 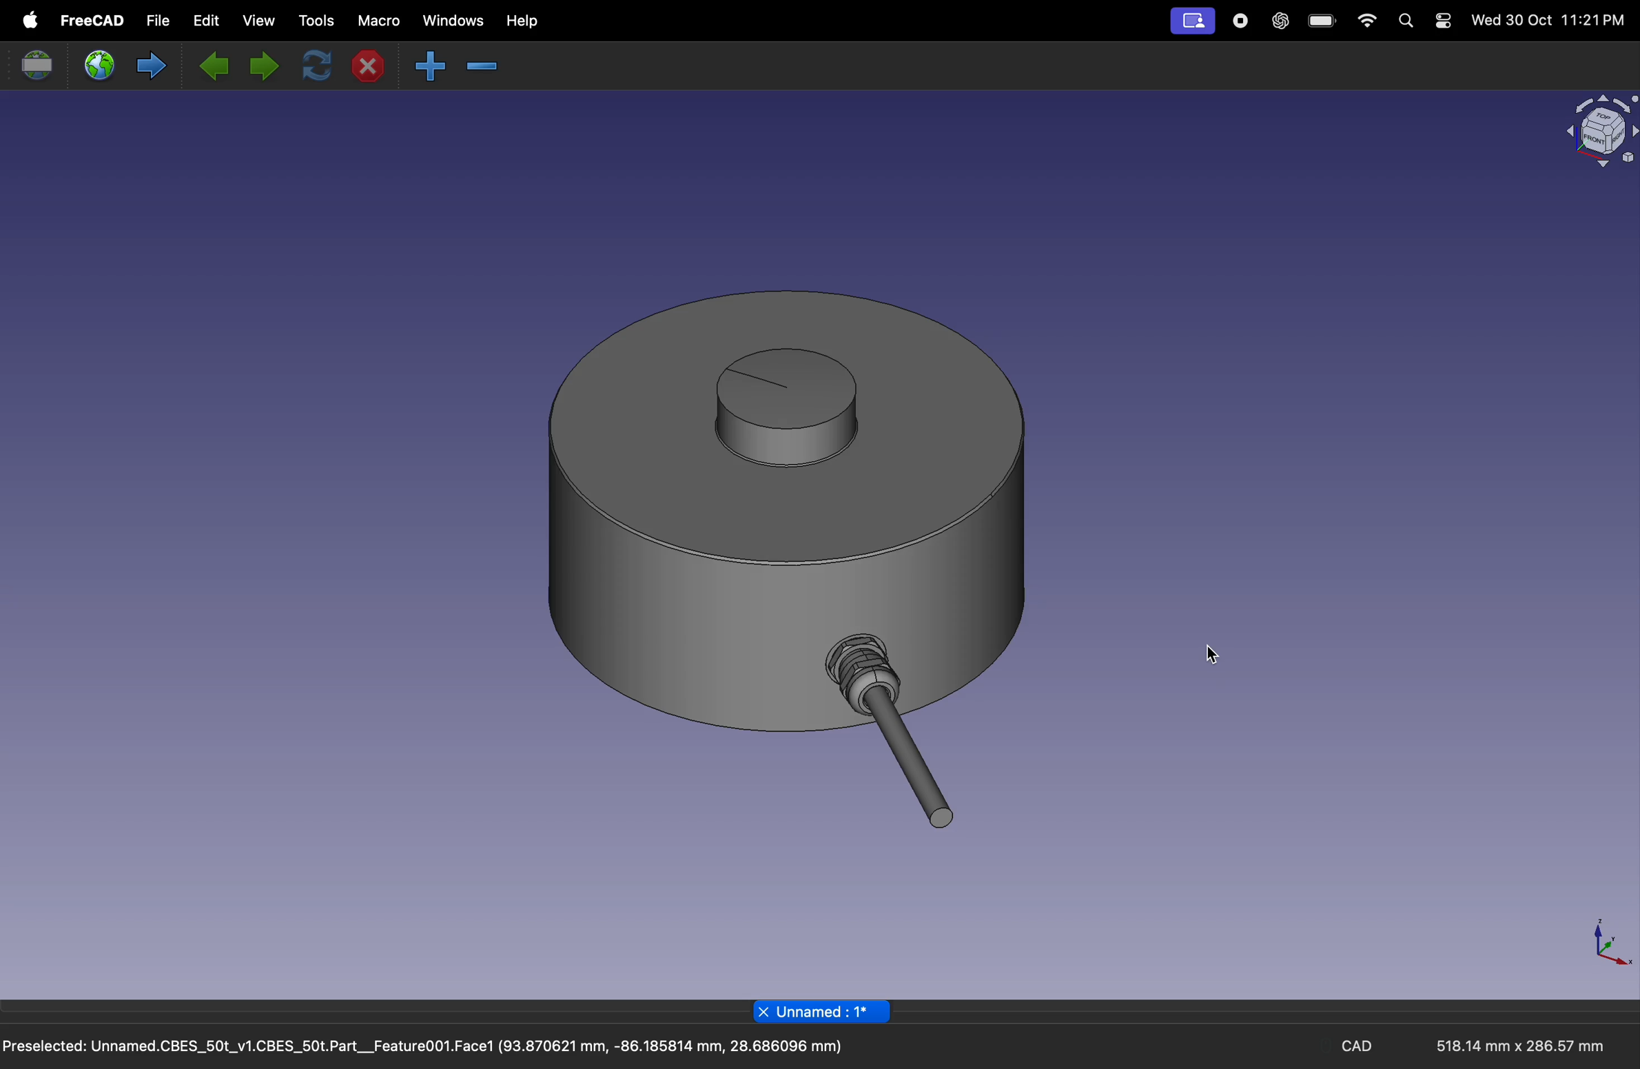 I want to click on apple menu, so click(x=28, y=19).